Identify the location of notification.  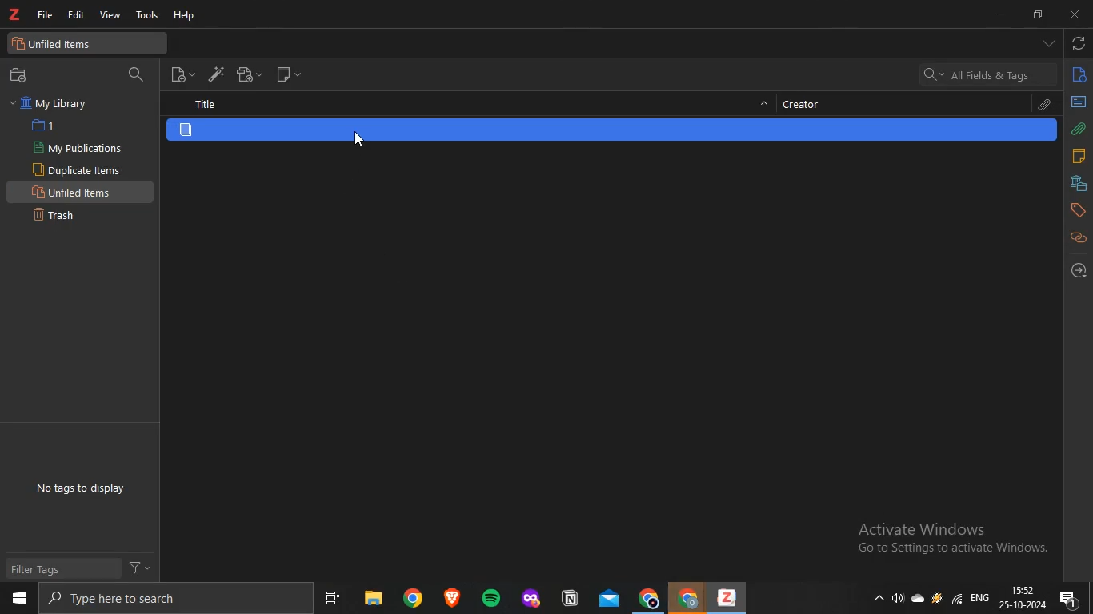
(1070, 598).